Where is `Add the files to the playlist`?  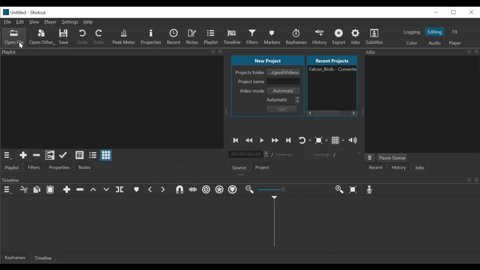
Add the files to the playlist is located at coordinates (50, 155).